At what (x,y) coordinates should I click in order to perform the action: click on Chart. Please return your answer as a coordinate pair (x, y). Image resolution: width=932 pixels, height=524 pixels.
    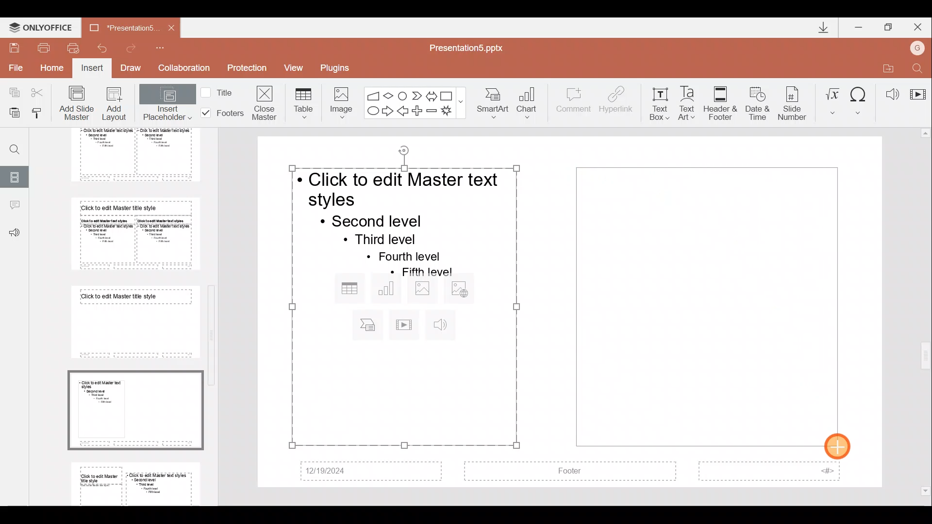
    Looking at the image, I should click on (533, 104).